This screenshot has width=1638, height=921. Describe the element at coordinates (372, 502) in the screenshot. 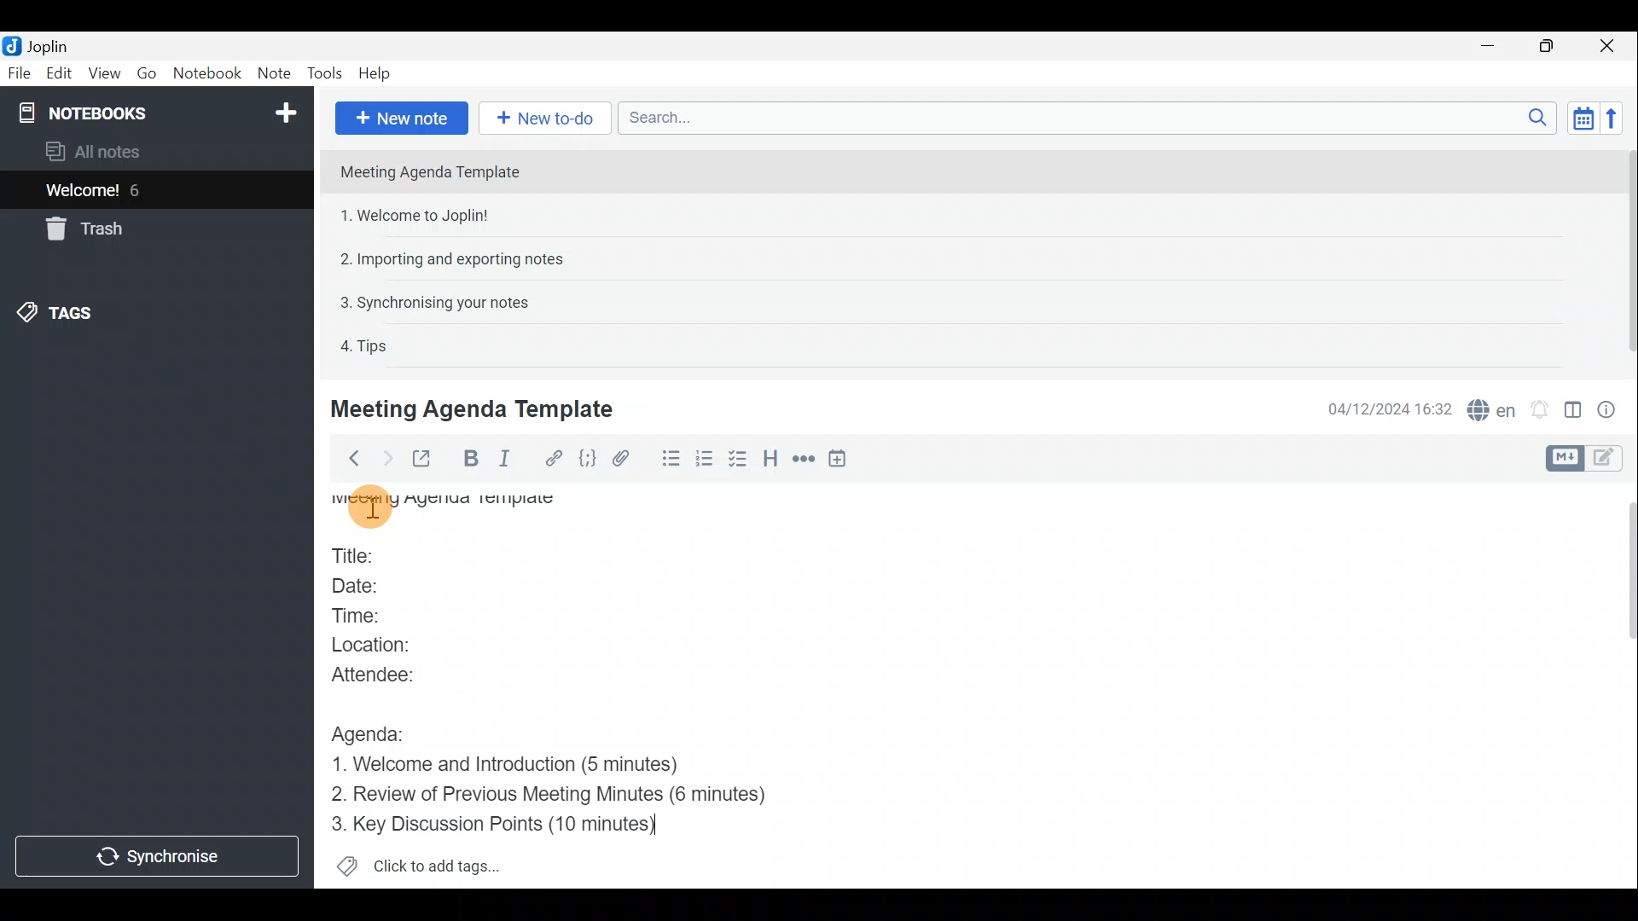

I see `` at that location.